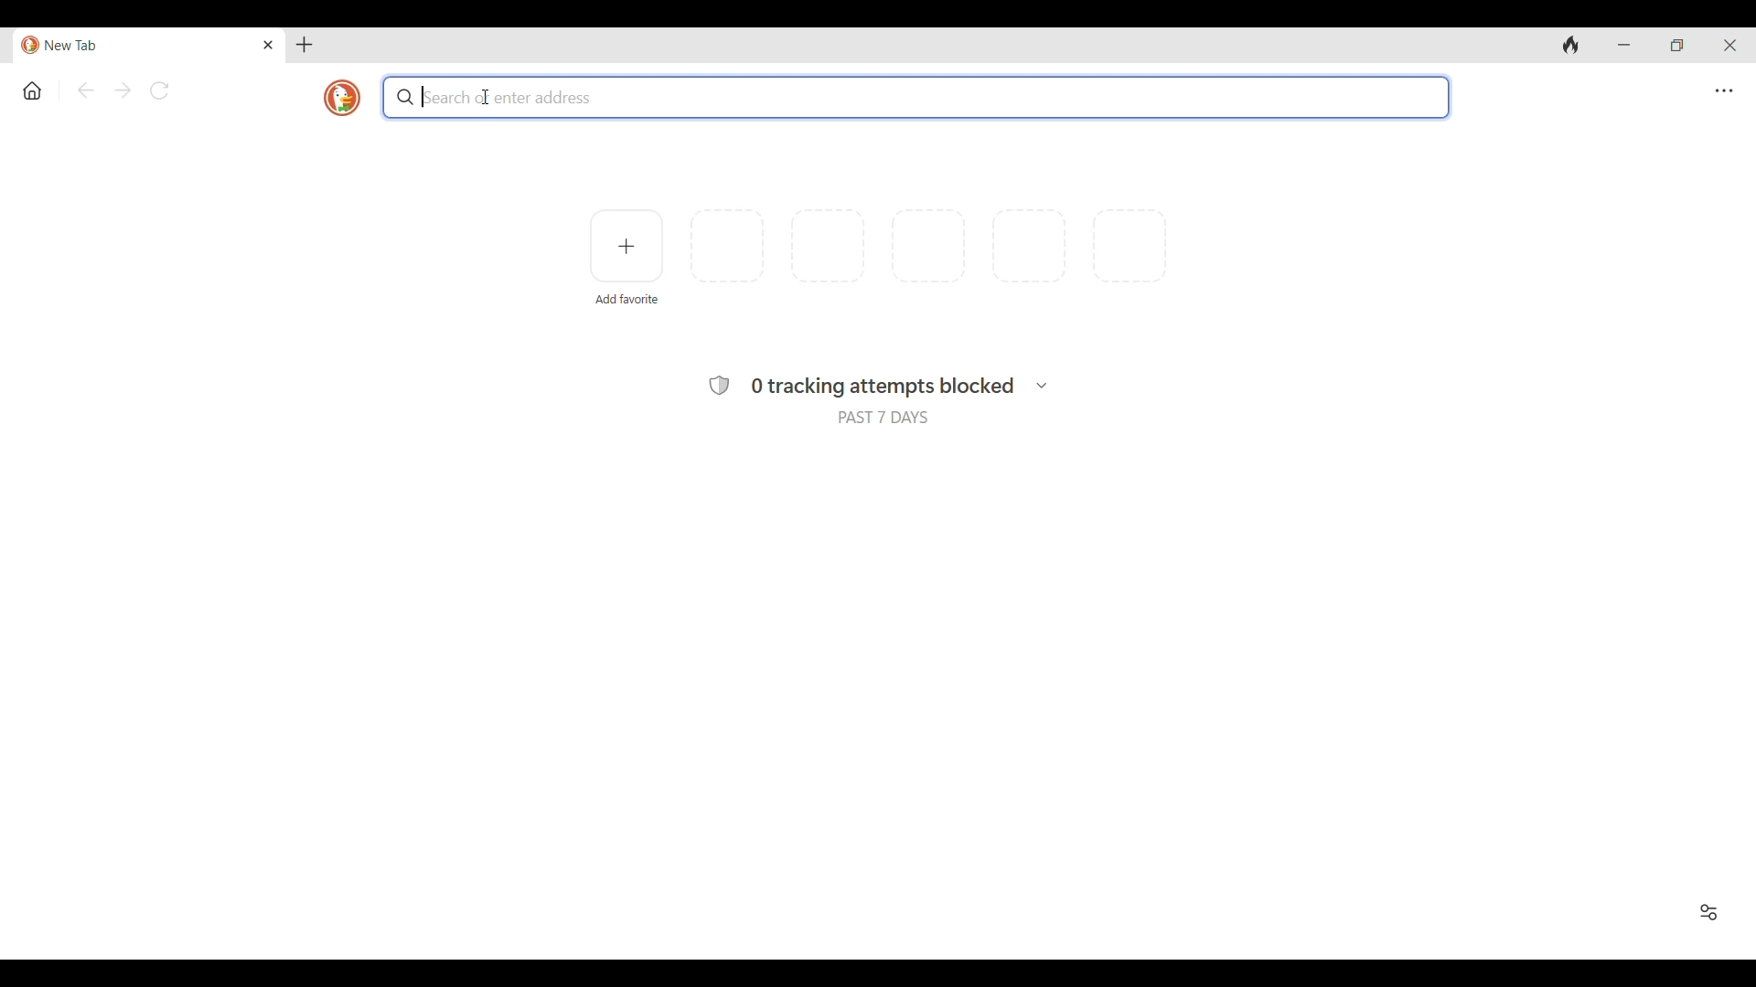 This screenshot has height=987, width=1756. I want to click on Close tab, so click(269, 45).